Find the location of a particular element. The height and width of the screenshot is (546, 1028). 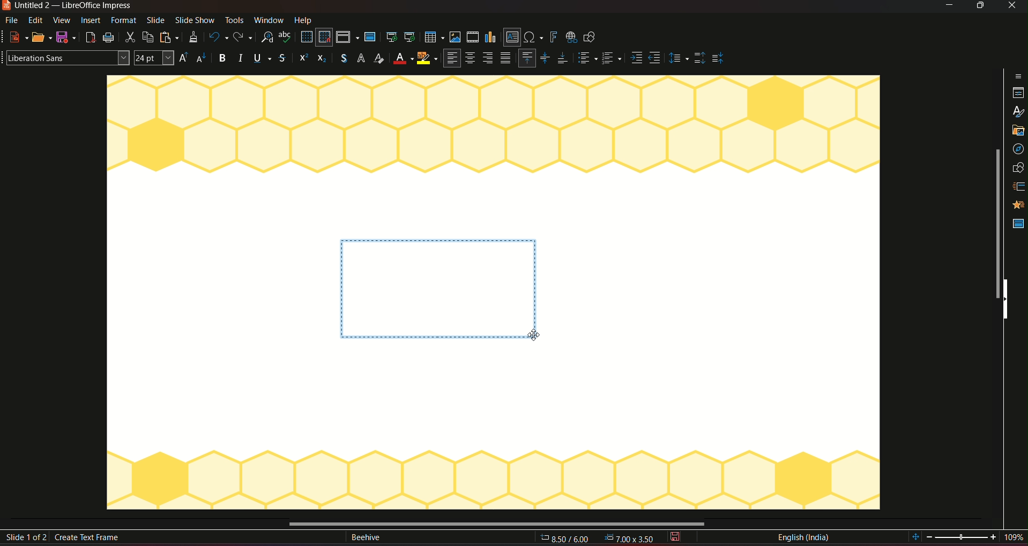

workspace is located at coordinates (493, 153).